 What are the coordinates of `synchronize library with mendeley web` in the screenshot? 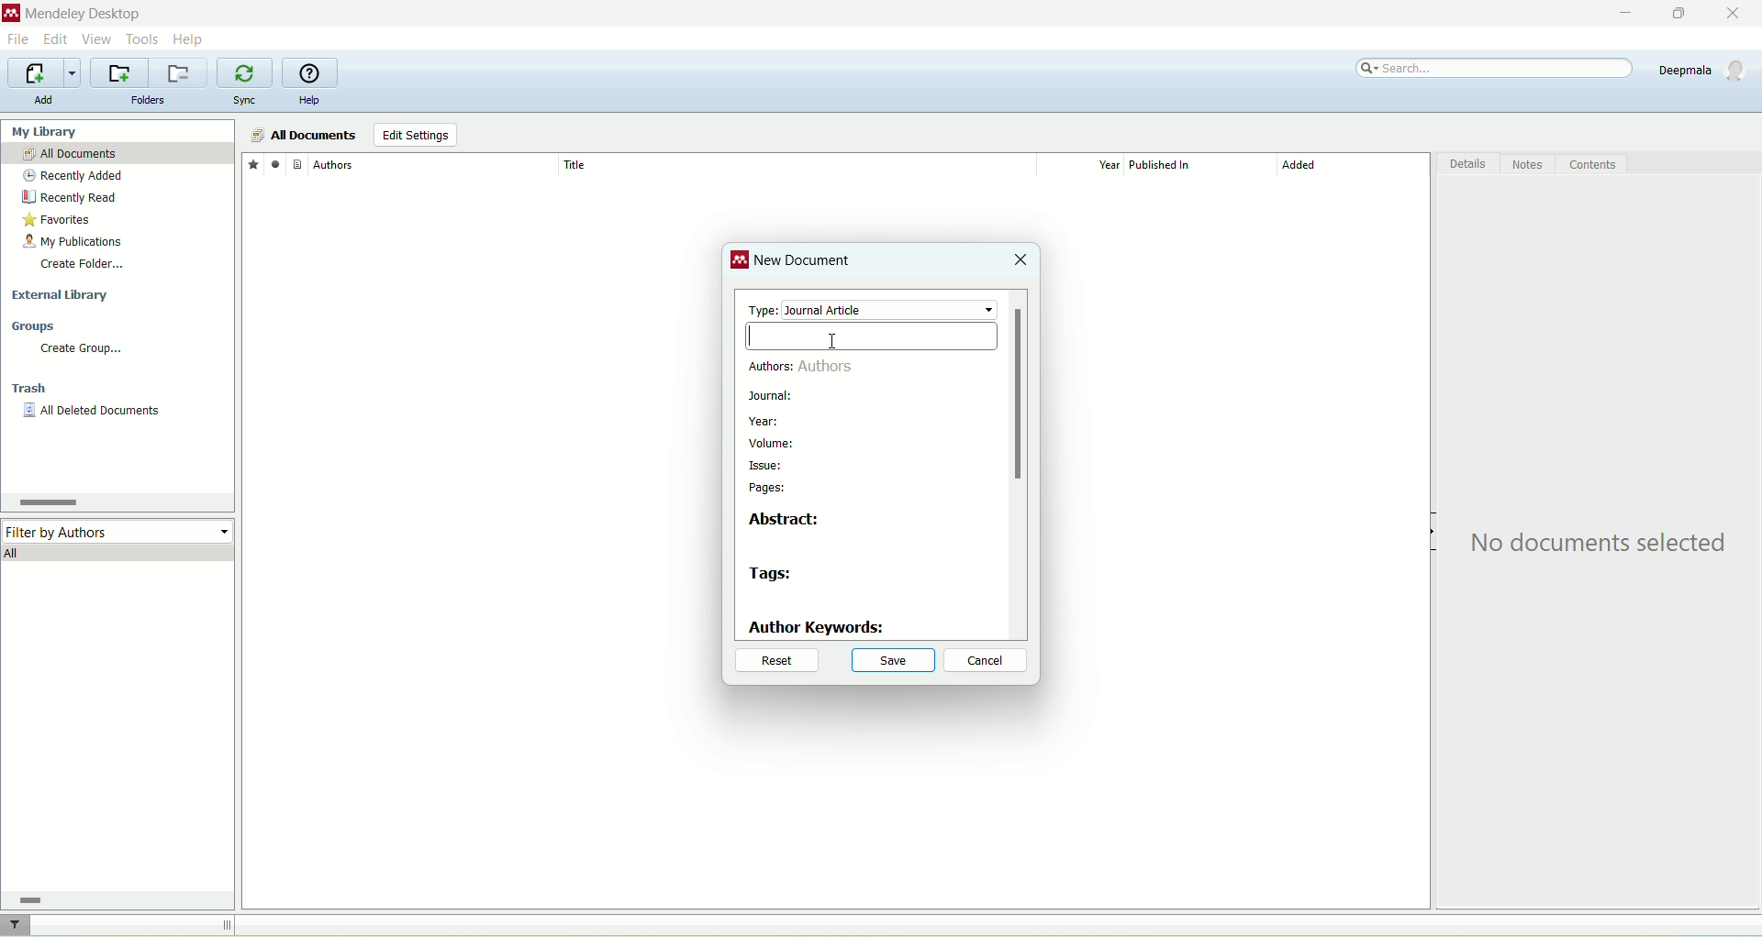 It's located at (247, 73).